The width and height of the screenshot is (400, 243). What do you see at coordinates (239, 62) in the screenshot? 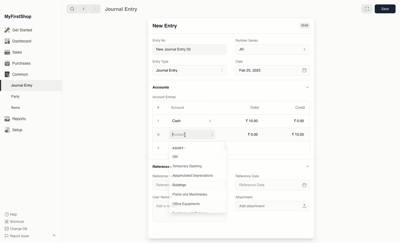
I see `Date` at bounding box center [239, 62].